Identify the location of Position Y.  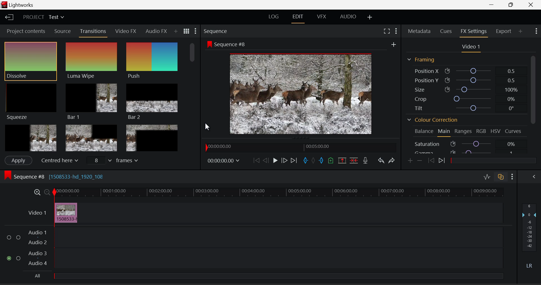
(465, 80).